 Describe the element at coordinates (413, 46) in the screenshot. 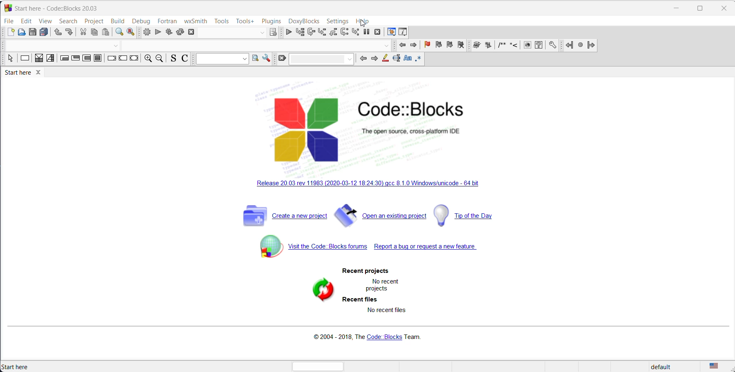

I see `go forward` at that location.